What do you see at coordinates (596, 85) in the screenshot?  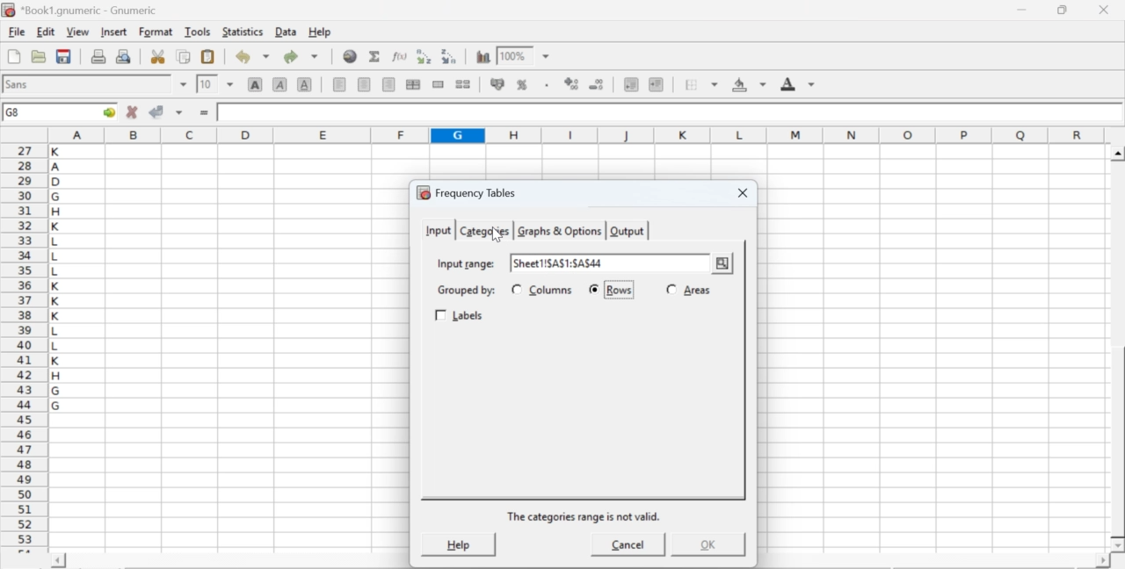 I see `decrease number of decimals displayed` at bounding box center [596, 85].